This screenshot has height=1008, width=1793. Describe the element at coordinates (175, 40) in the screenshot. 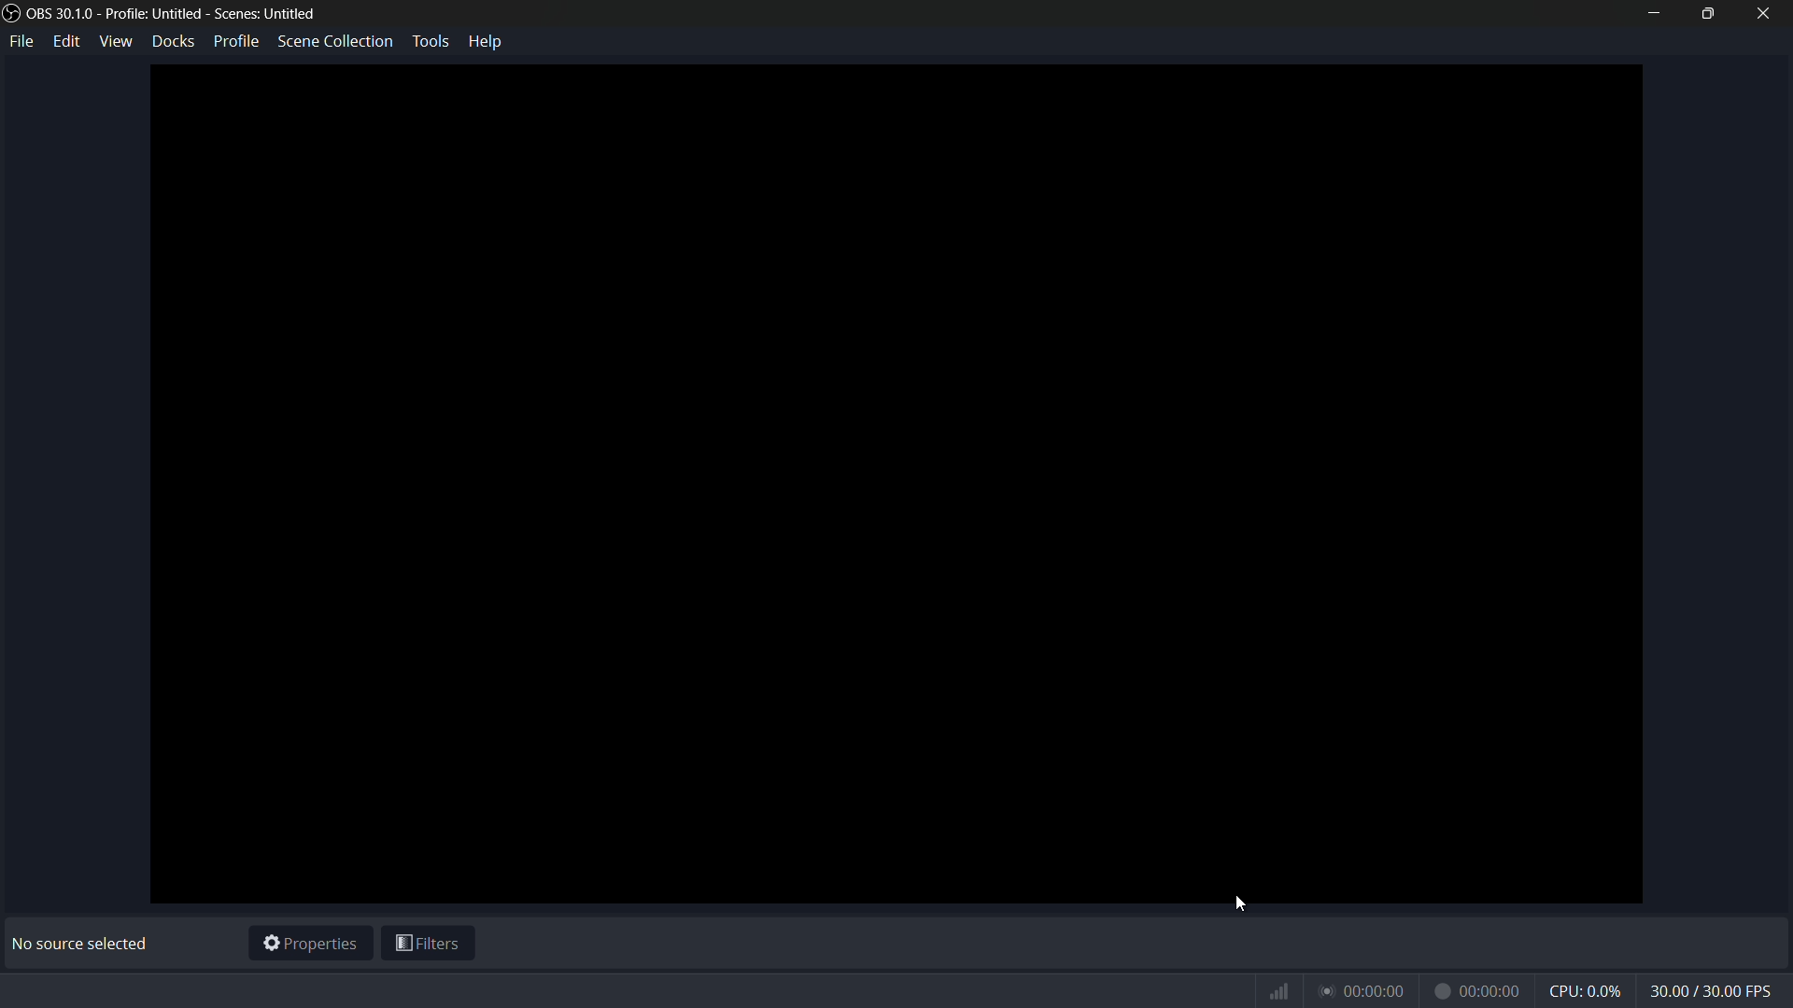

I see `docks menu` at that location.